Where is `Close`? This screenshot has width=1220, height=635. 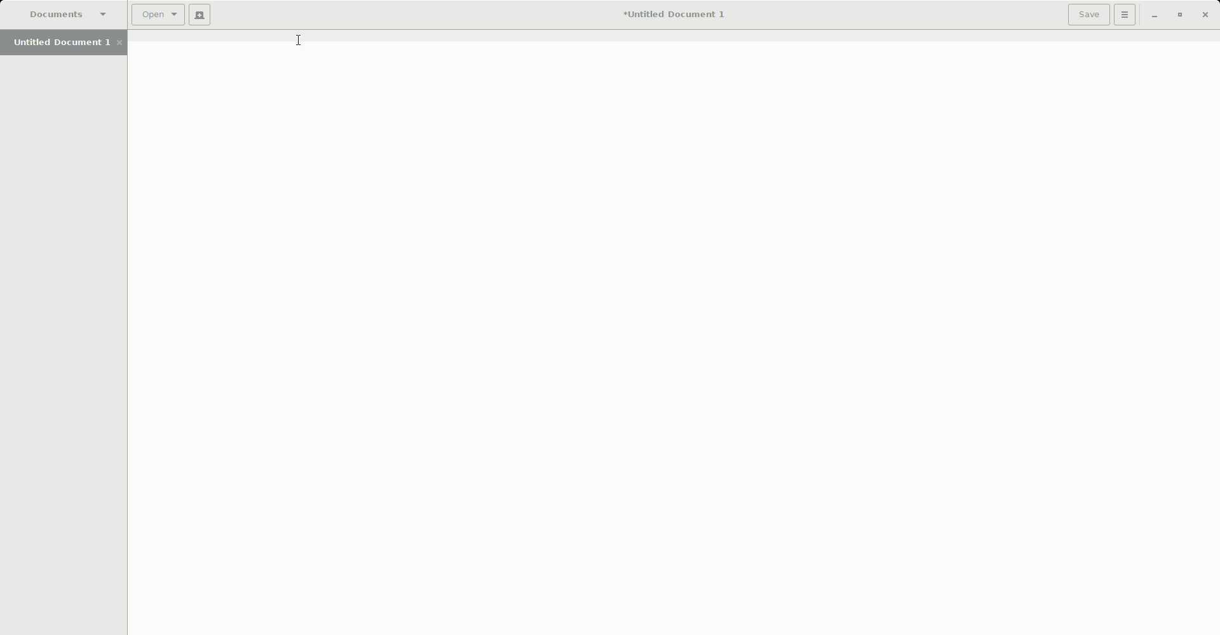
Close is located at coordinates (1205, 15).